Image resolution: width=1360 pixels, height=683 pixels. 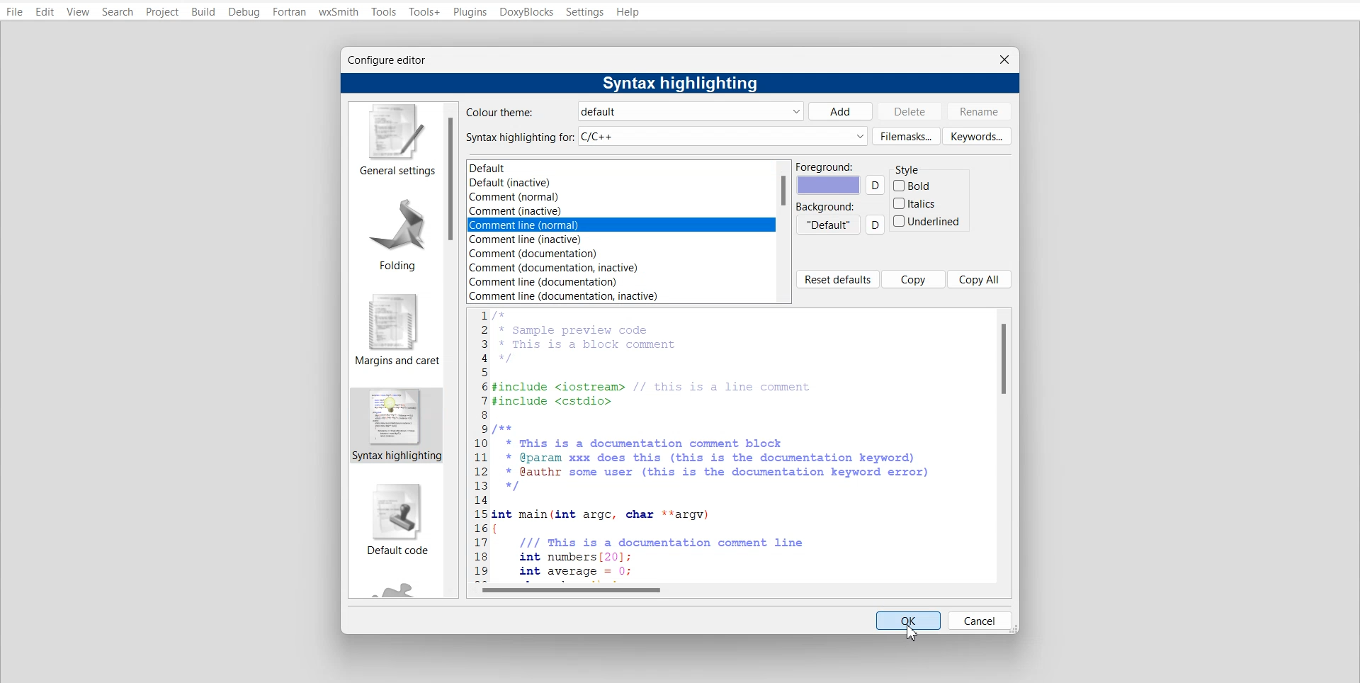 I want to click on Margin and caret, so click(x=397, y=324).